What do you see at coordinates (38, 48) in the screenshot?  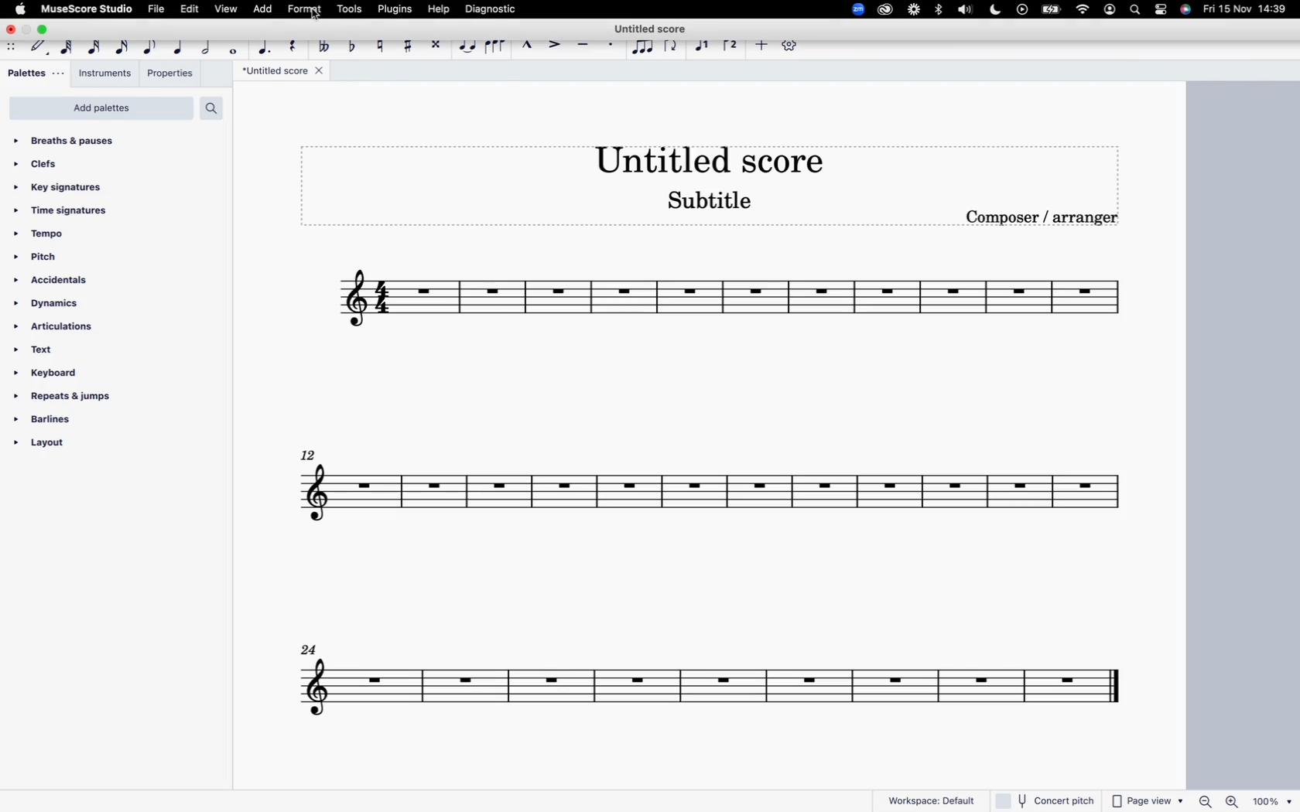 I see `default` at bounding box center [38, 48].